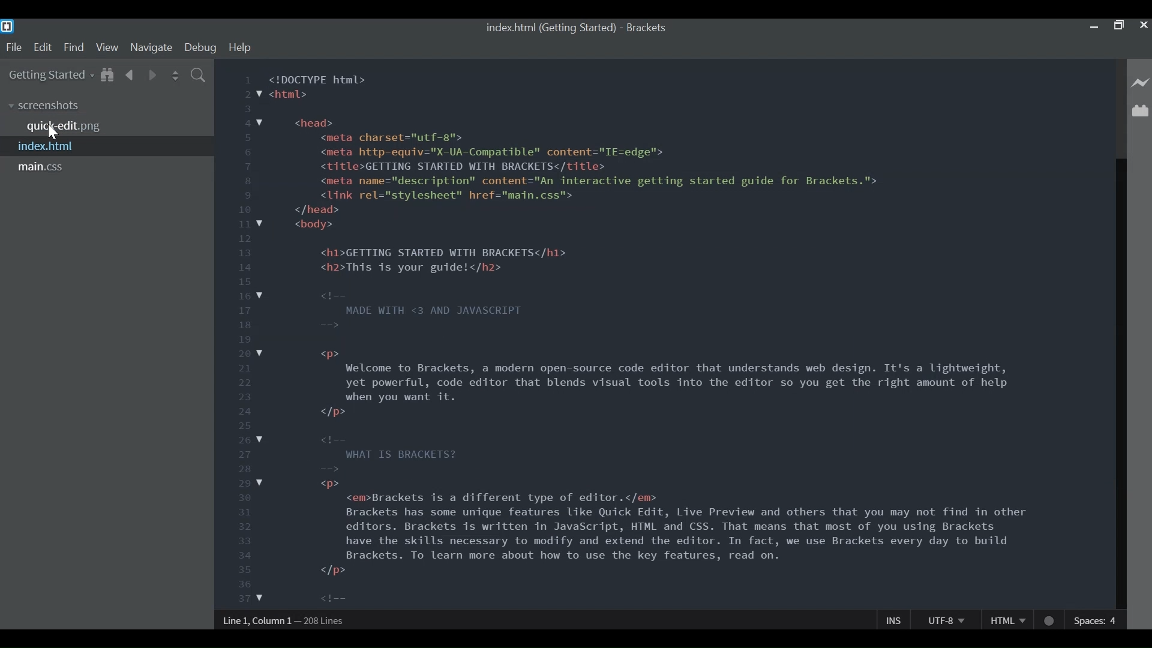  What do you see at coordinates (8, 26) in the screenshot?
I see `Bracket Desktop Icon` at bounding box center [8, 26].